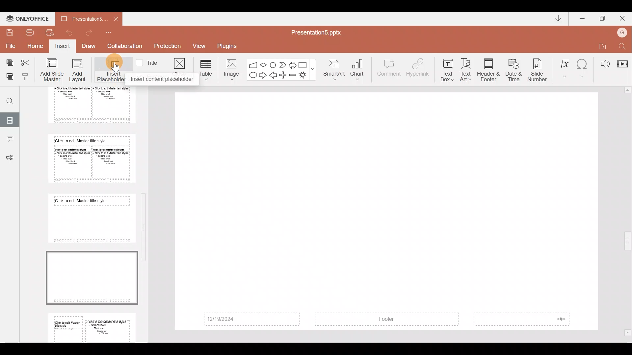 The width and height of the screenshot is (632, 355). I want to click on Image, so click(229, 68).